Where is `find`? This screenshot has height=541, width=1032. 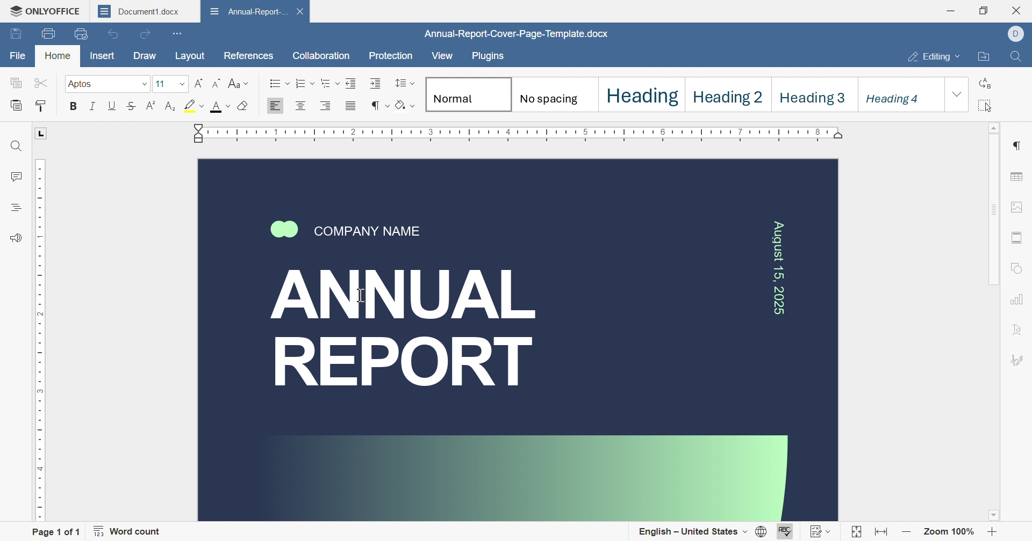
find is located at coordinates (1017, 57).